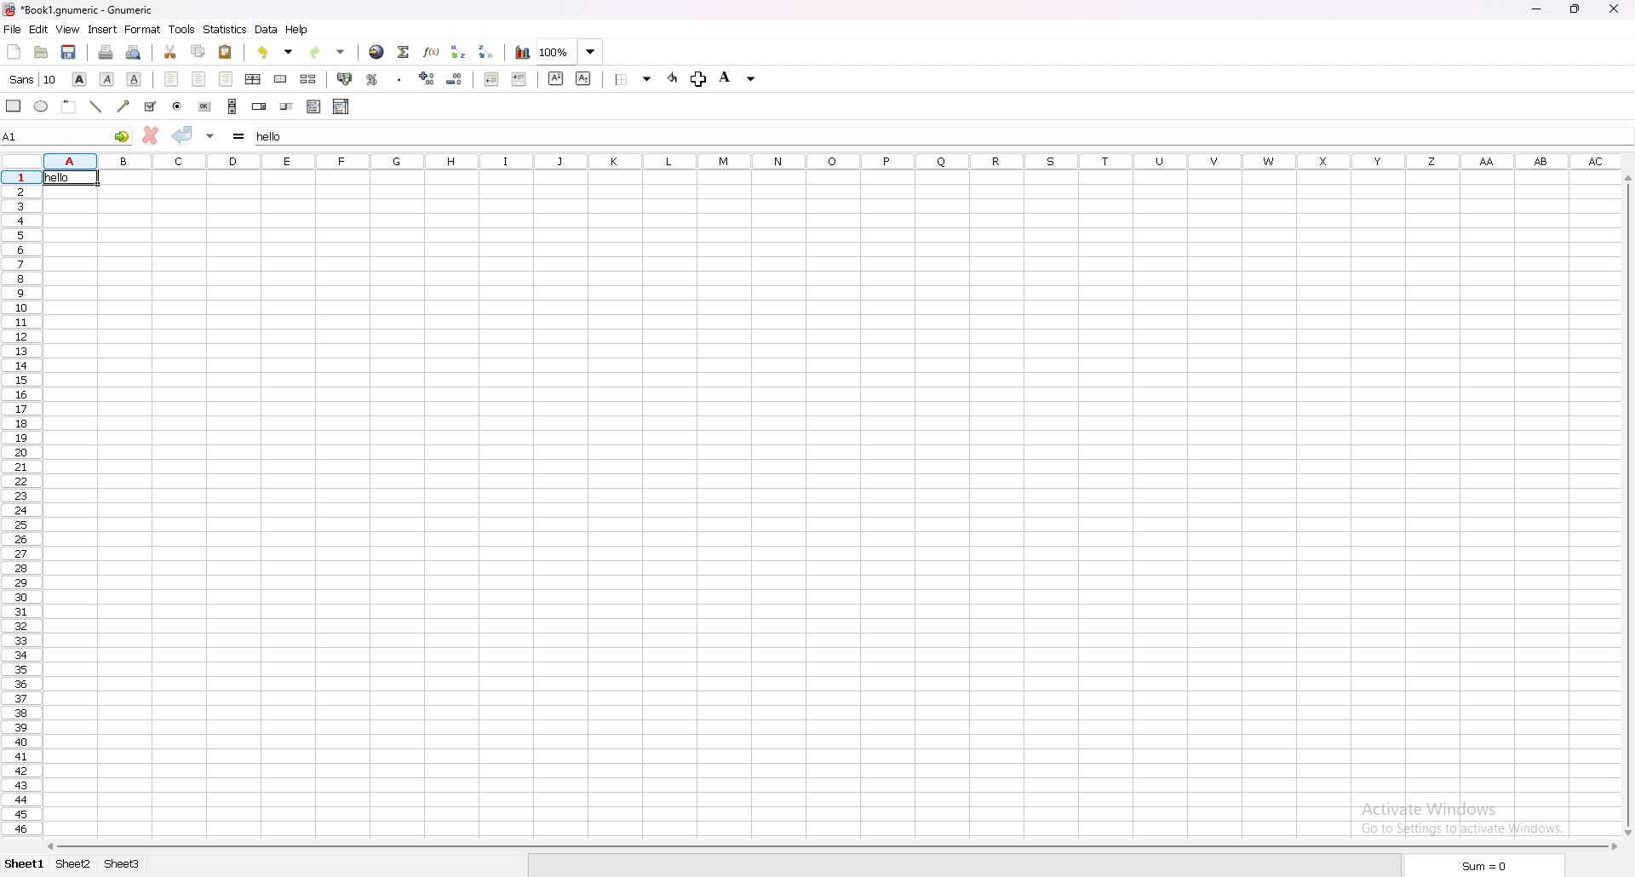 Image resolution: width=1635 pixels, height=877 pixels. Describe the element at coordinates (181, 28) in the screenshot. I see `tools` at that location.